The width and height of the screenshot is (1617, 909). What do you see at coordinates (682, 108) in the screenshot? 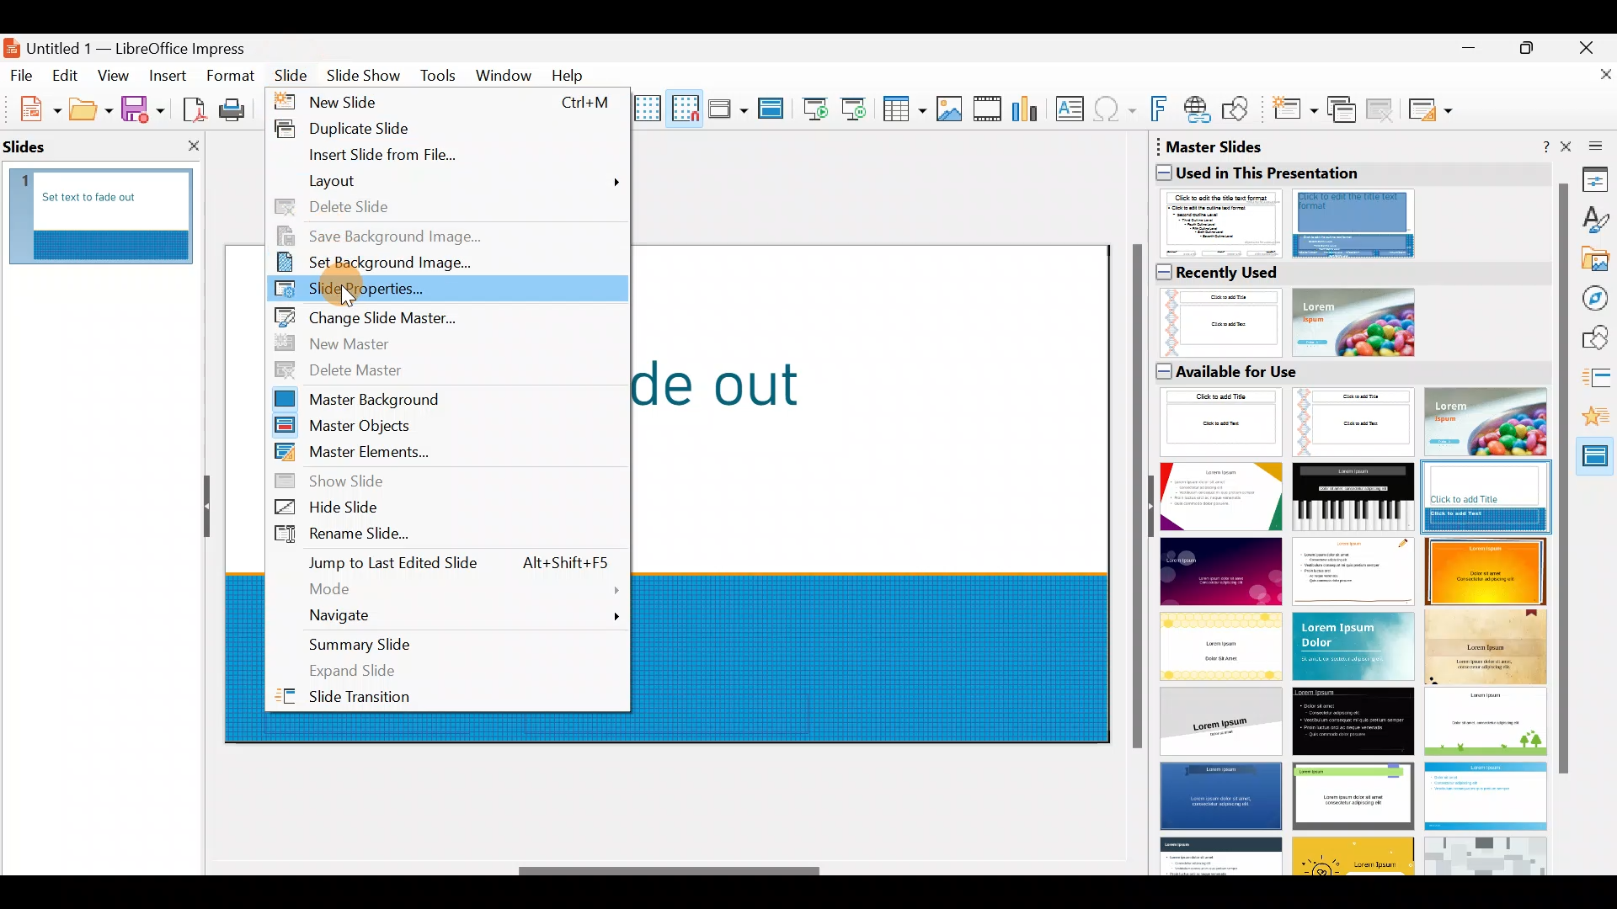
I see `Snap to grid` at bounding box center [682, 108].